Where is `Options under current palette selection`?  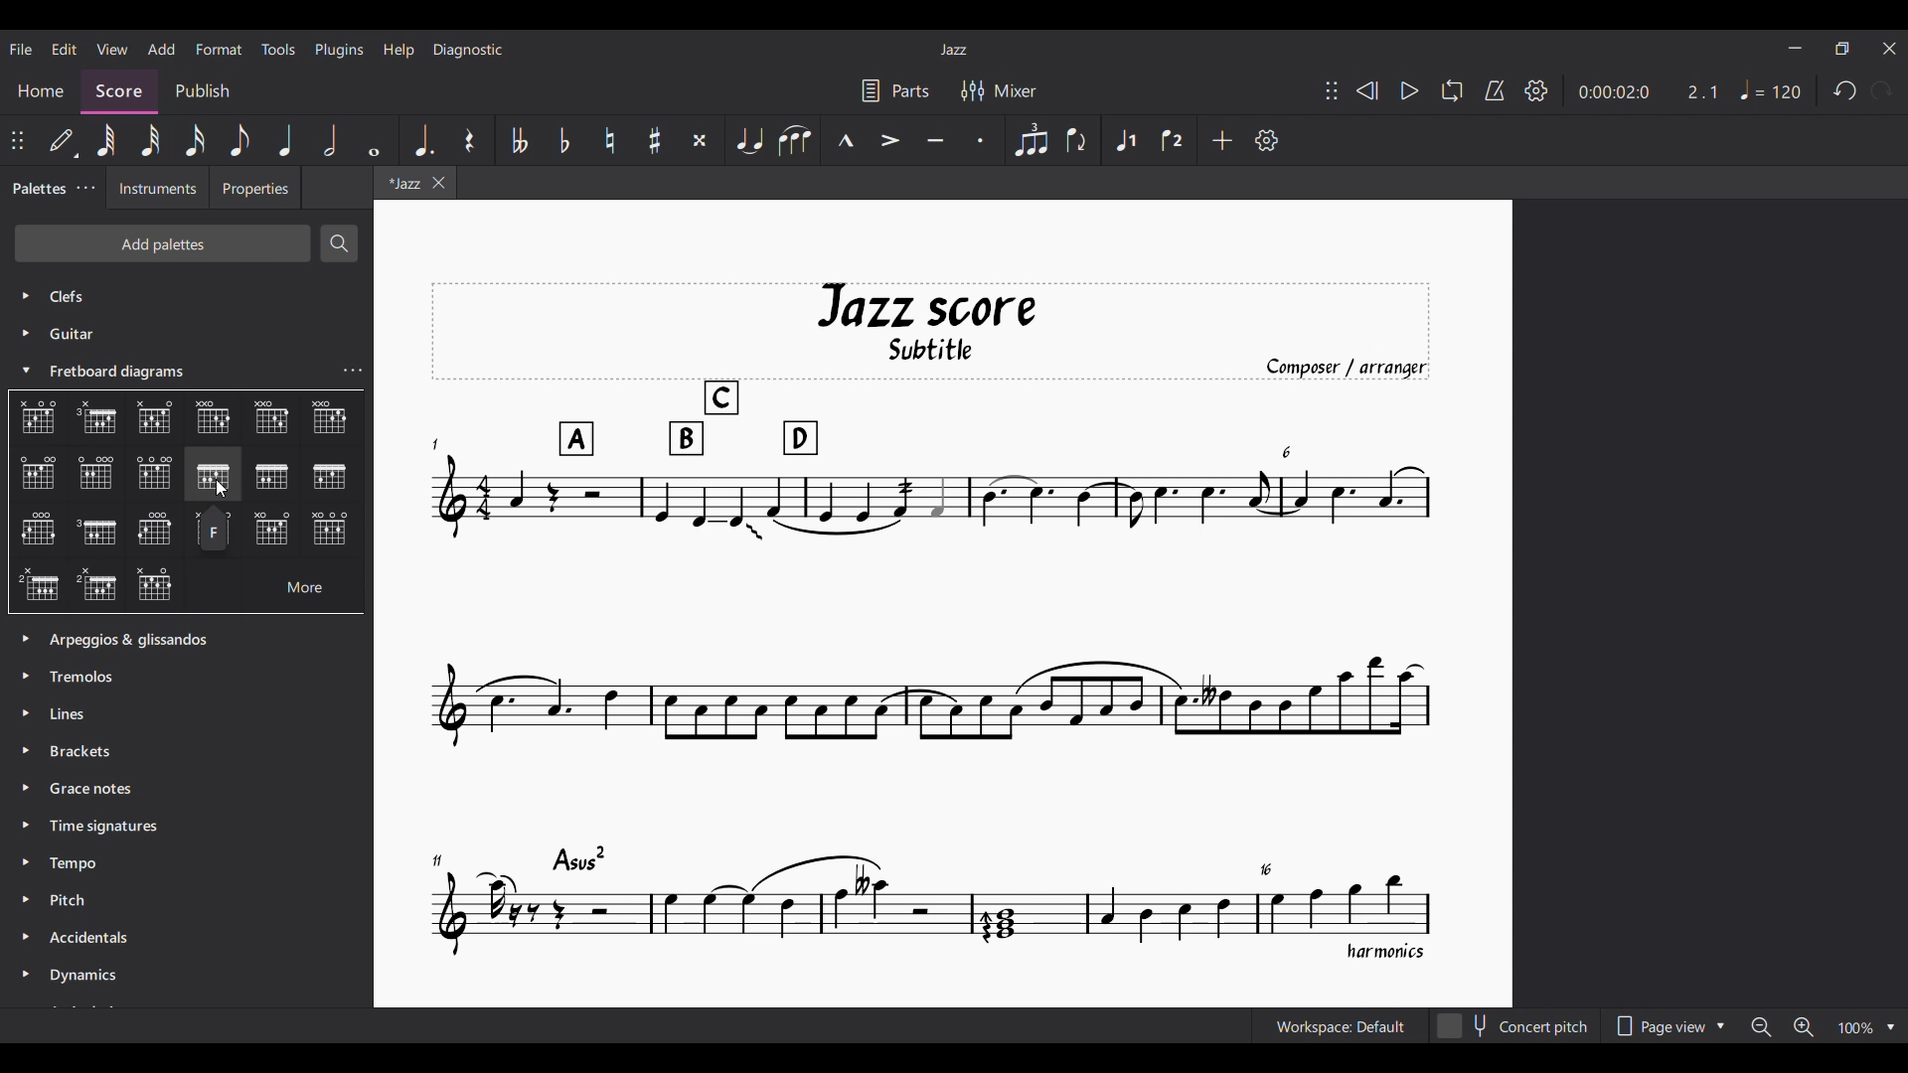
Options under current palette selection is located at coordinates (31, 411).